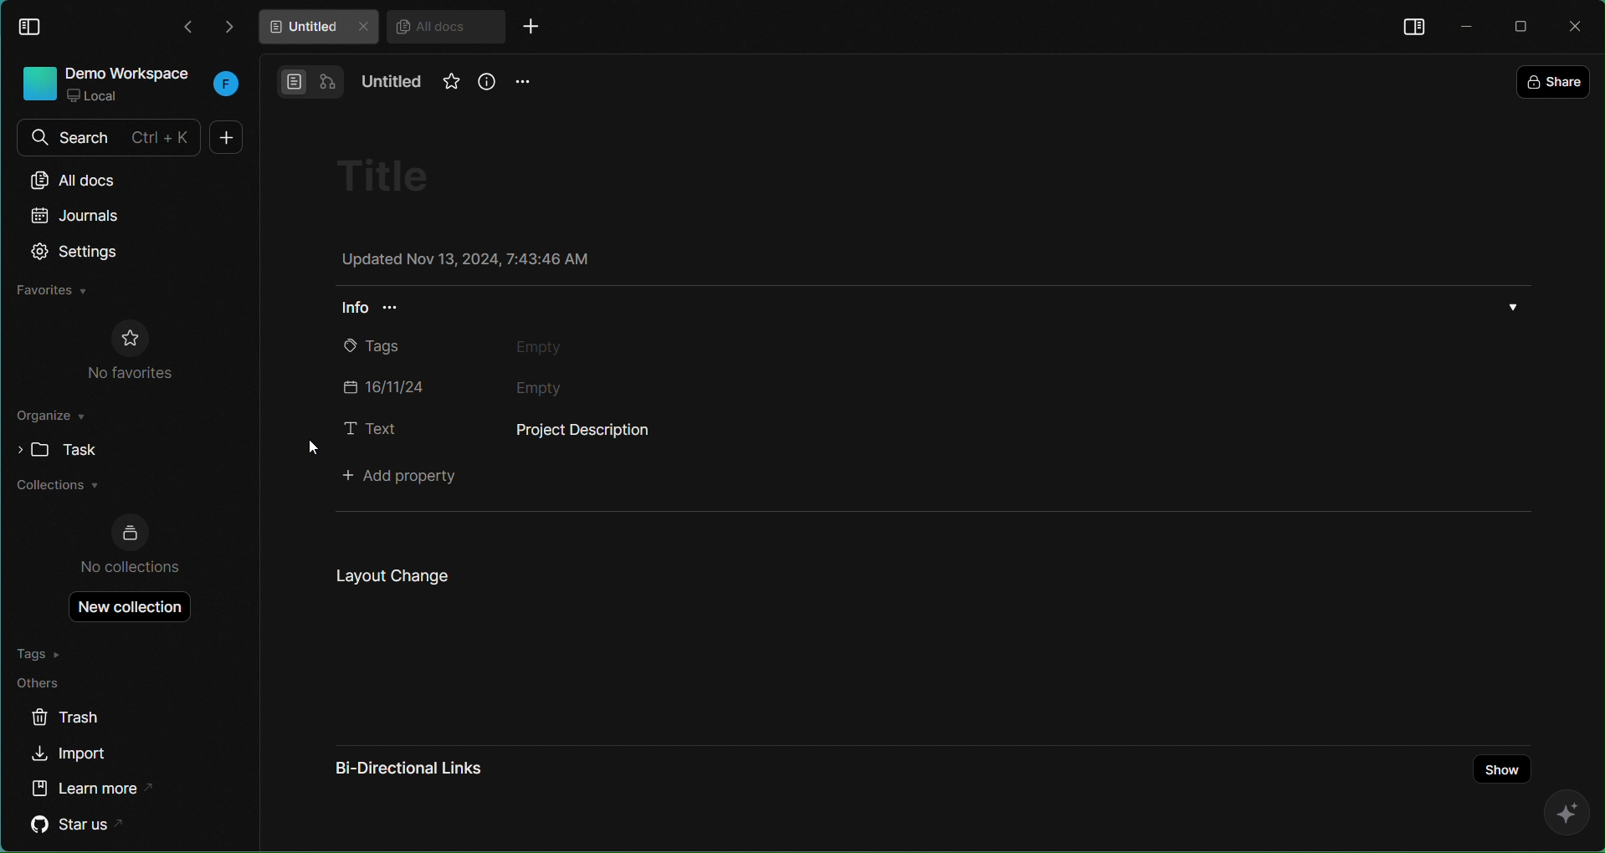 This screenshot has height=853, width=1605. What do you see at coordinates (131, 351) in the screenshot?
I see `no favorites` at bounding box center [131, 351].